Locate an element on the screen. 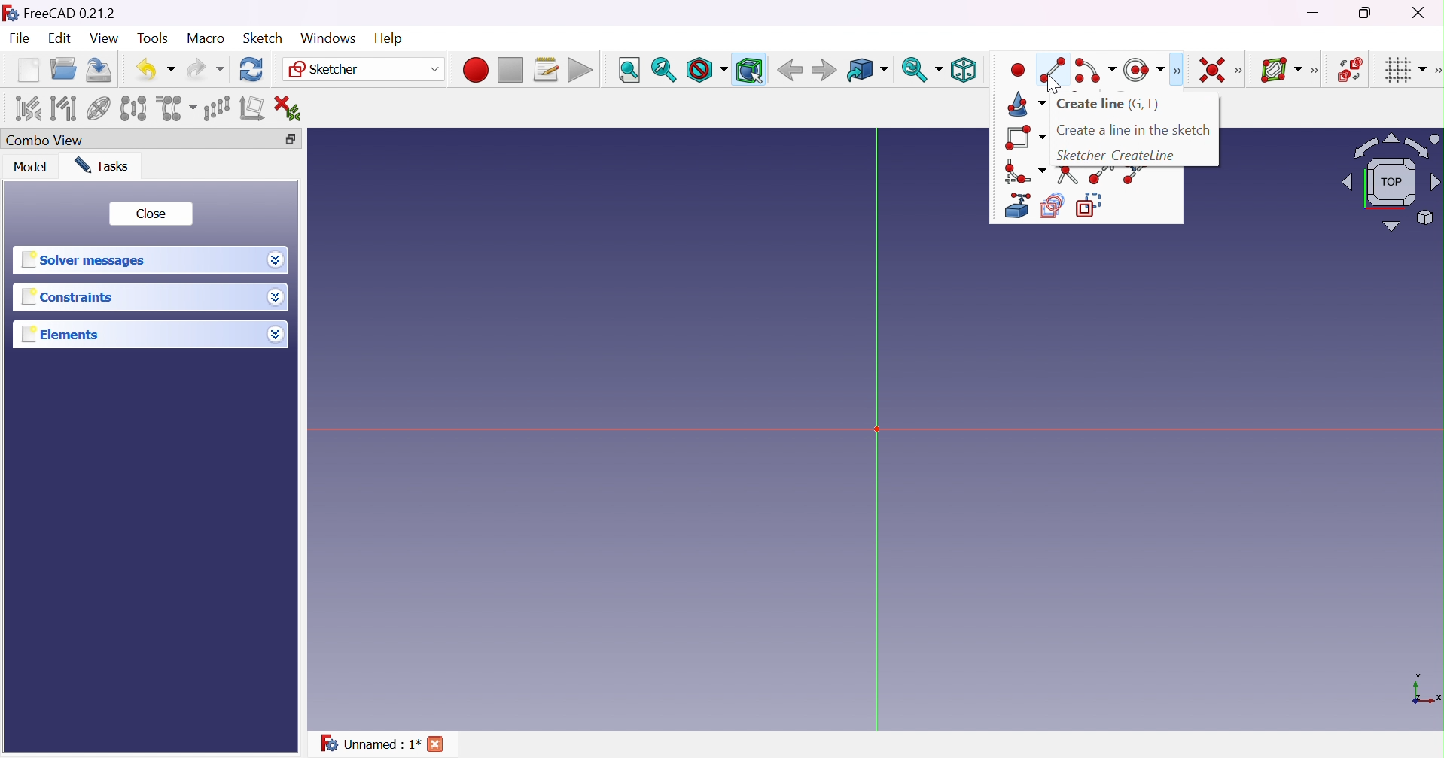 The image size is (1444, 758). Edit is located at coordinates (58, 39).